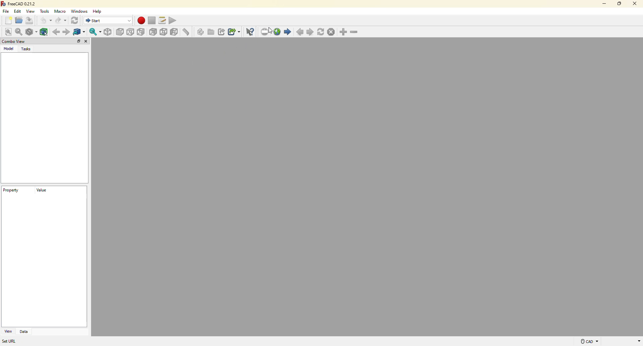 The height and width of the screenshot is (346, 643). I want to click on fit selection, so click(19, 32).